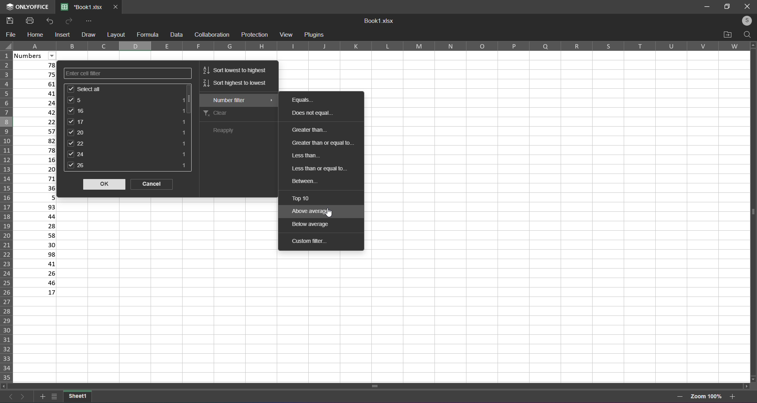  I want to click on 42, so click(38, 112).